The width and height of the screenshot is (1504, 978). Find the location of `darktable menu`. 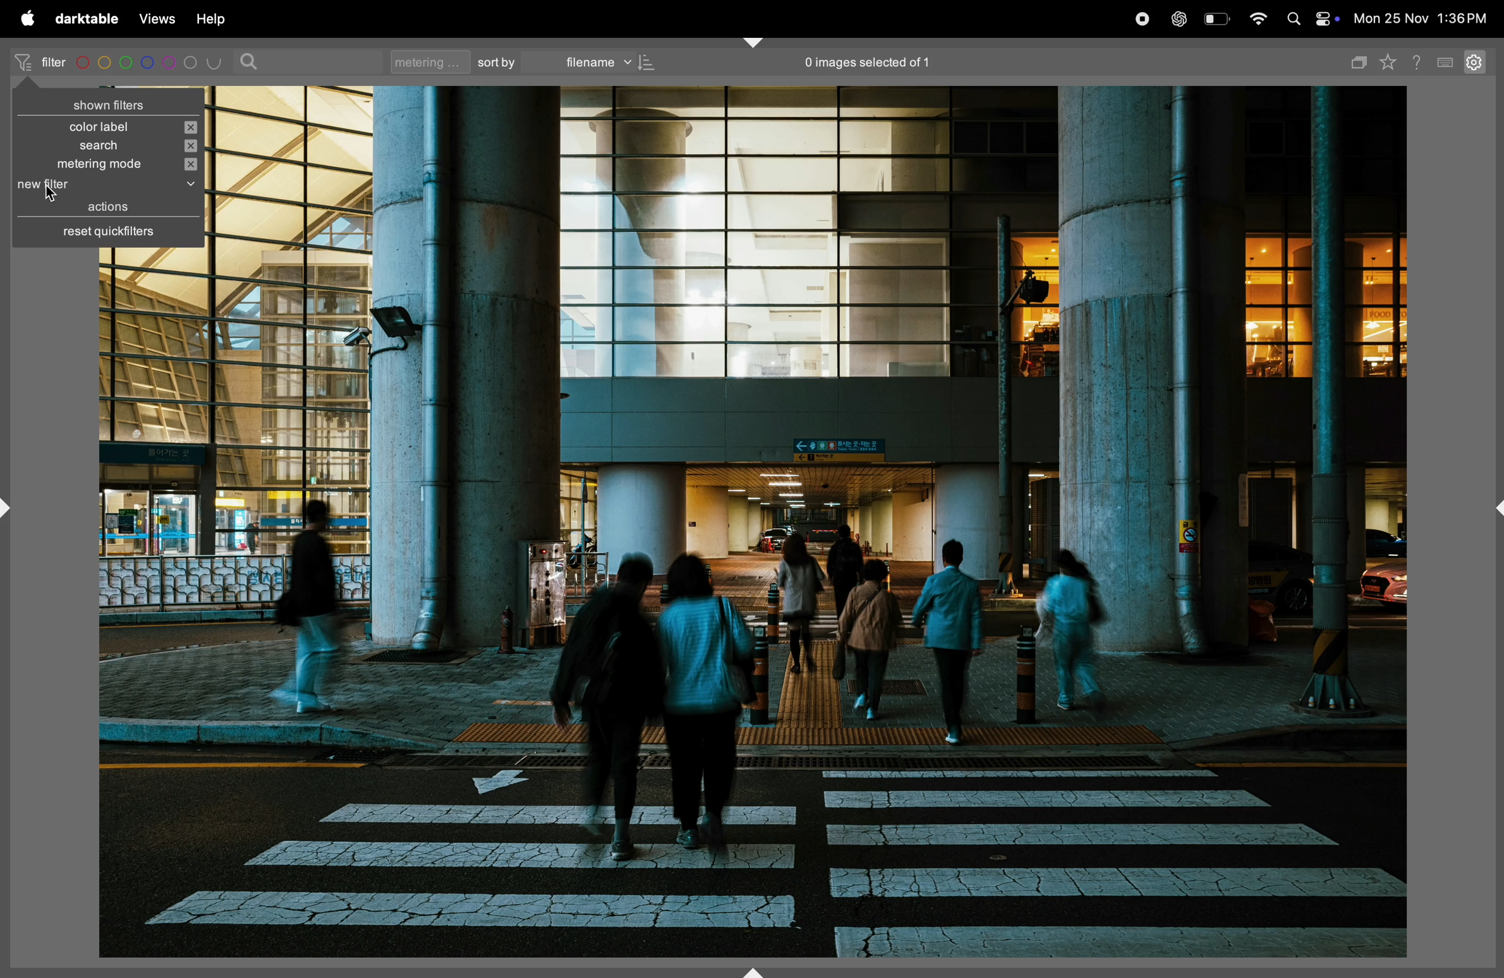

darktable menu is located at coordinates (87, 18).